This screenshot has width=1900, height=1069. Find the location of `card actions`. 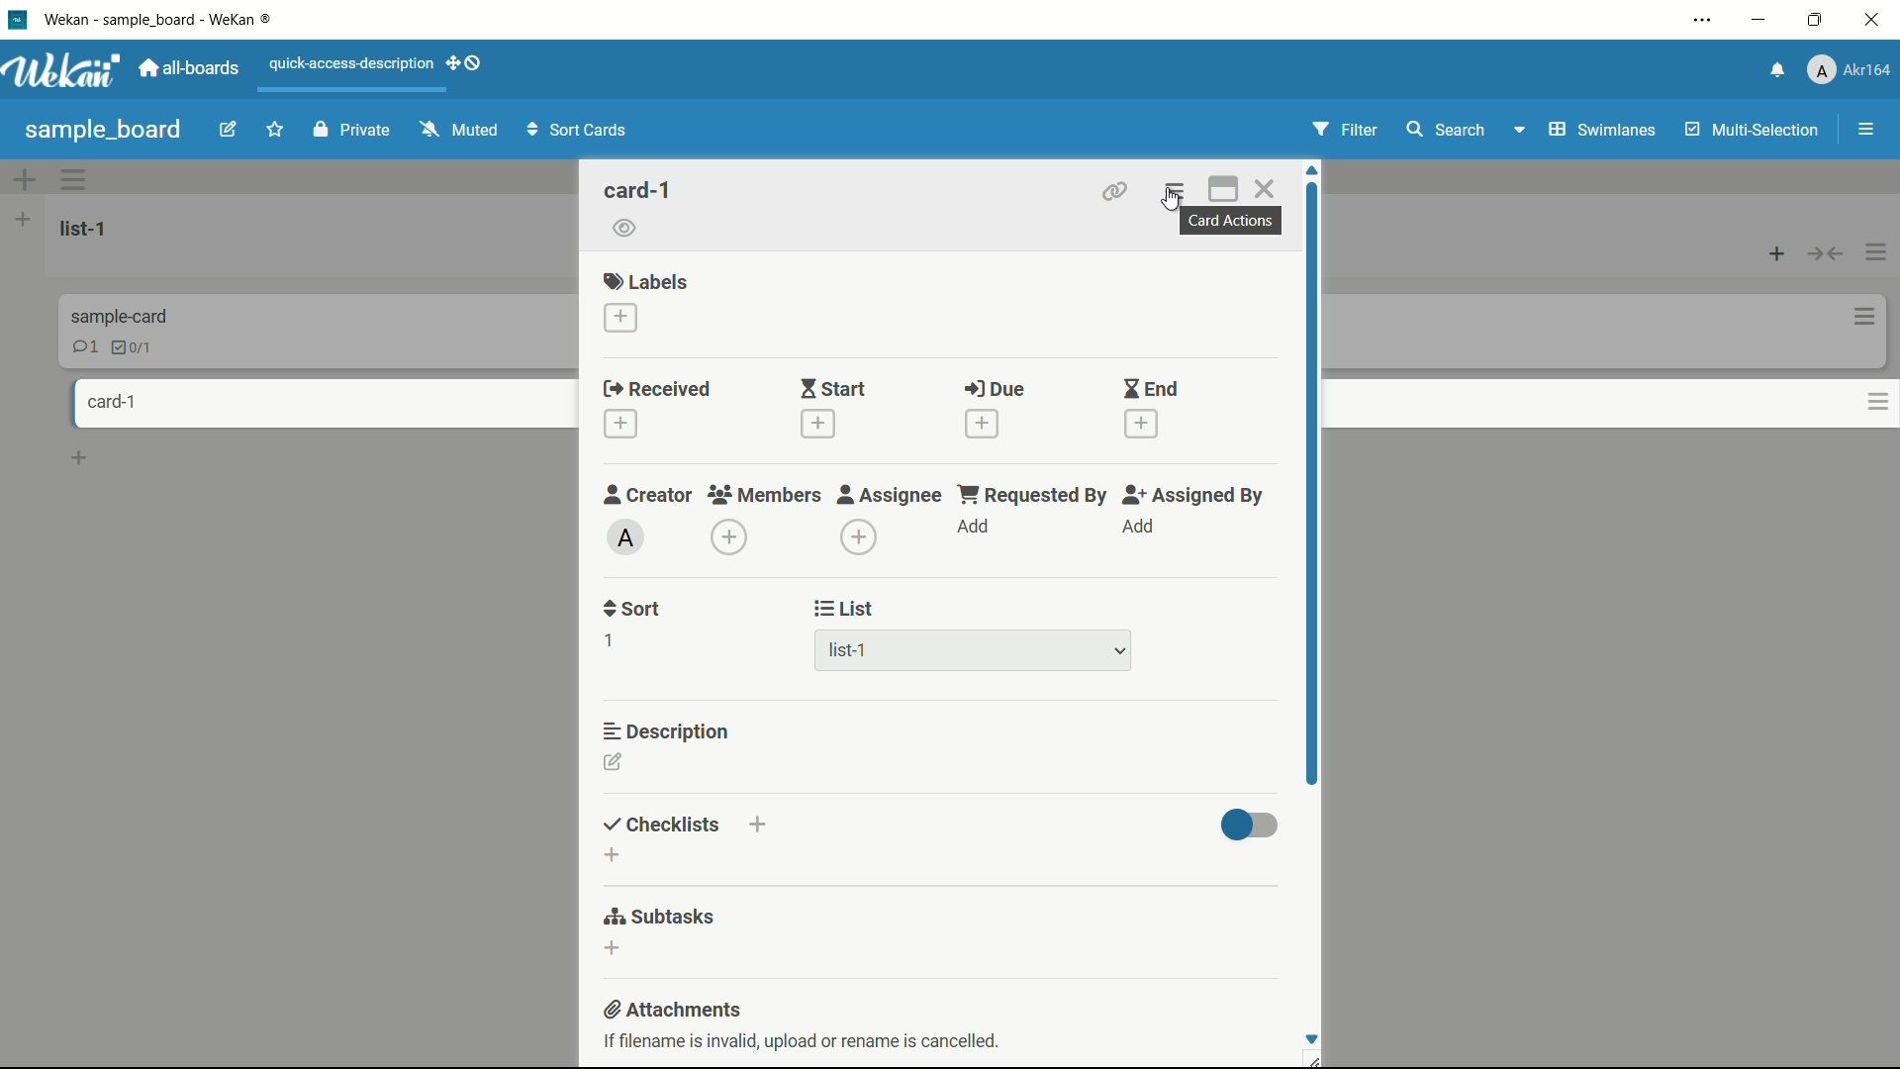

card actions is located at coordinates (1233, 221).